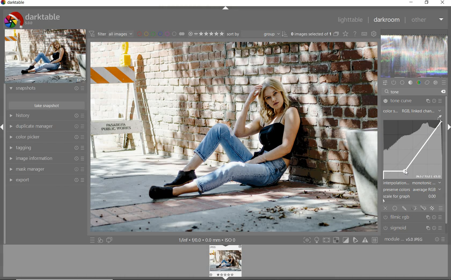 The width and height of the screenshot is (451, 280). I want to click on quick access for applying any of your styles, so click(100, 240).